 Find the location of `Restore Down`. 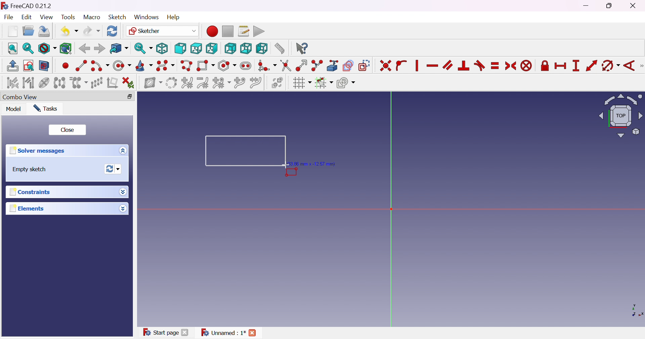

Restore Down is located at coordinates (610, 6).